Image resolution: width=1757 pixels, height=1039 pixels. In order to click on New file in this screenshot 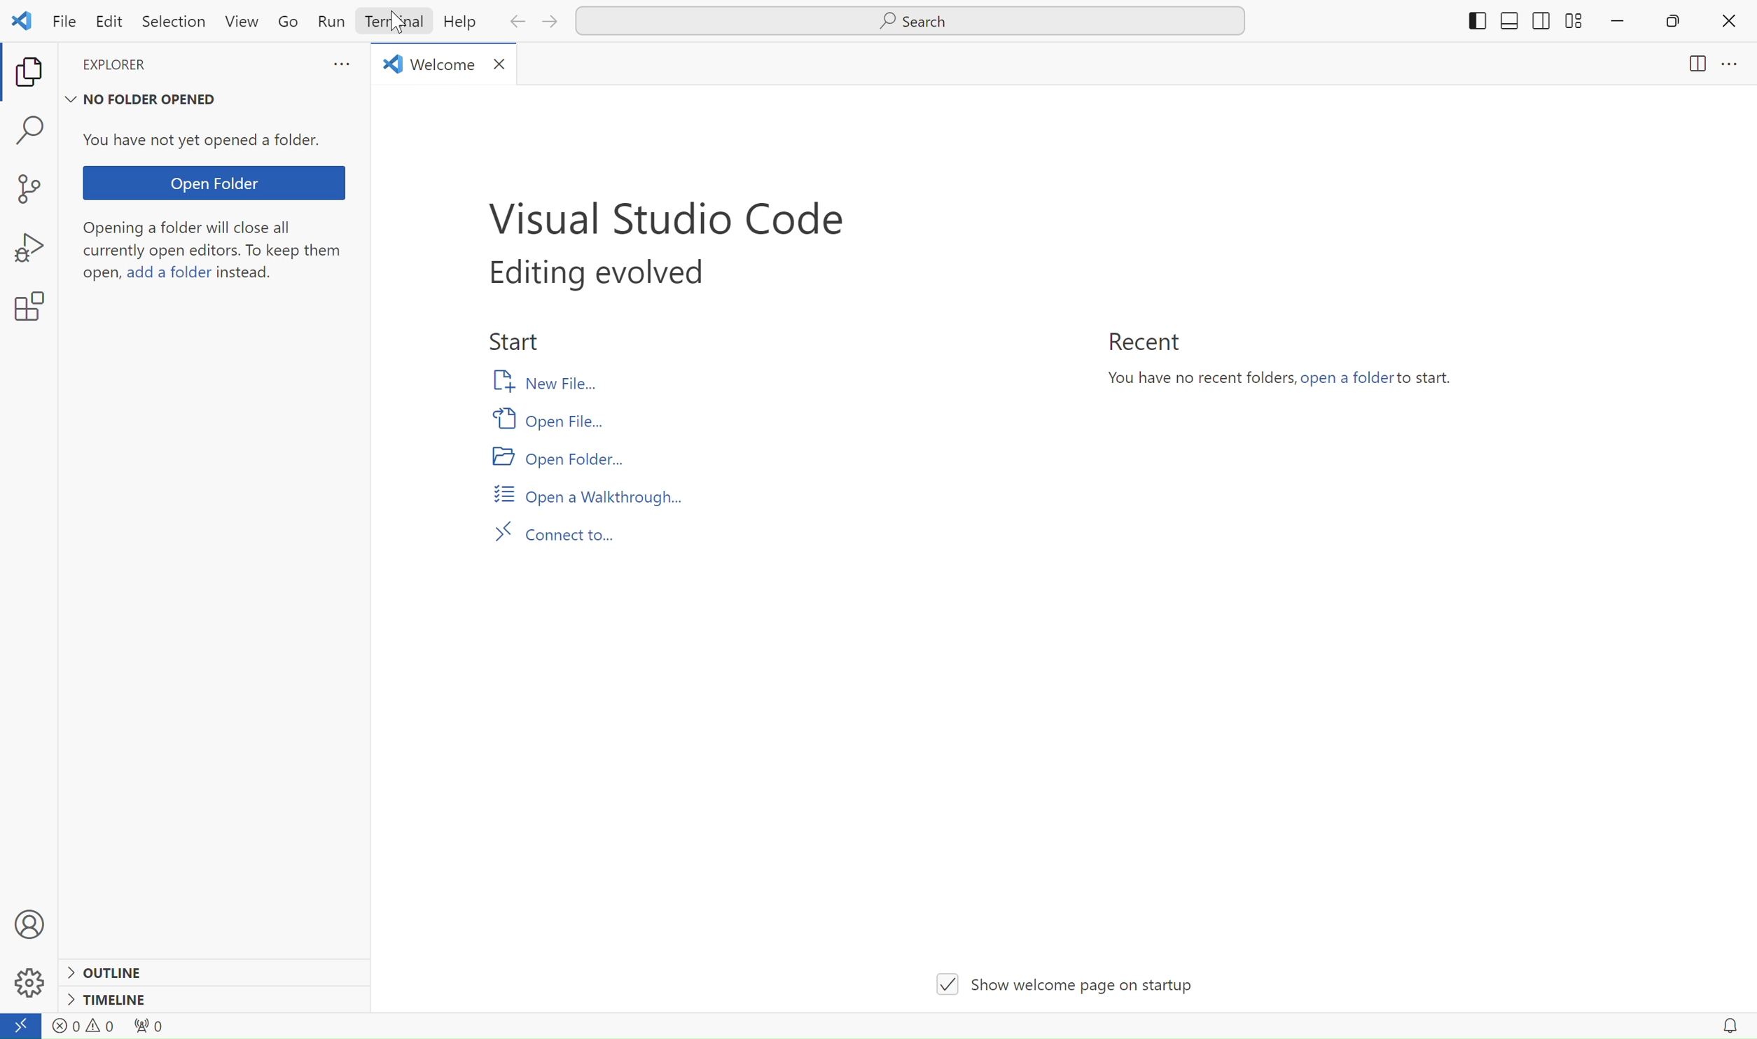, I will do `click(539, 381)`.